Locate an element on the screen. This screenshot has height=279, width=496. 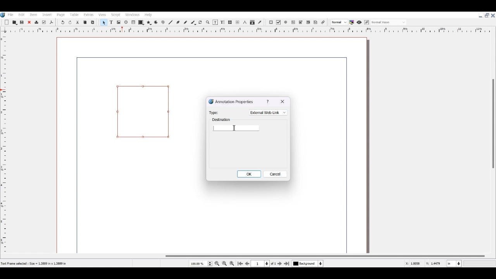
Item is located at coordinates (33, 15).